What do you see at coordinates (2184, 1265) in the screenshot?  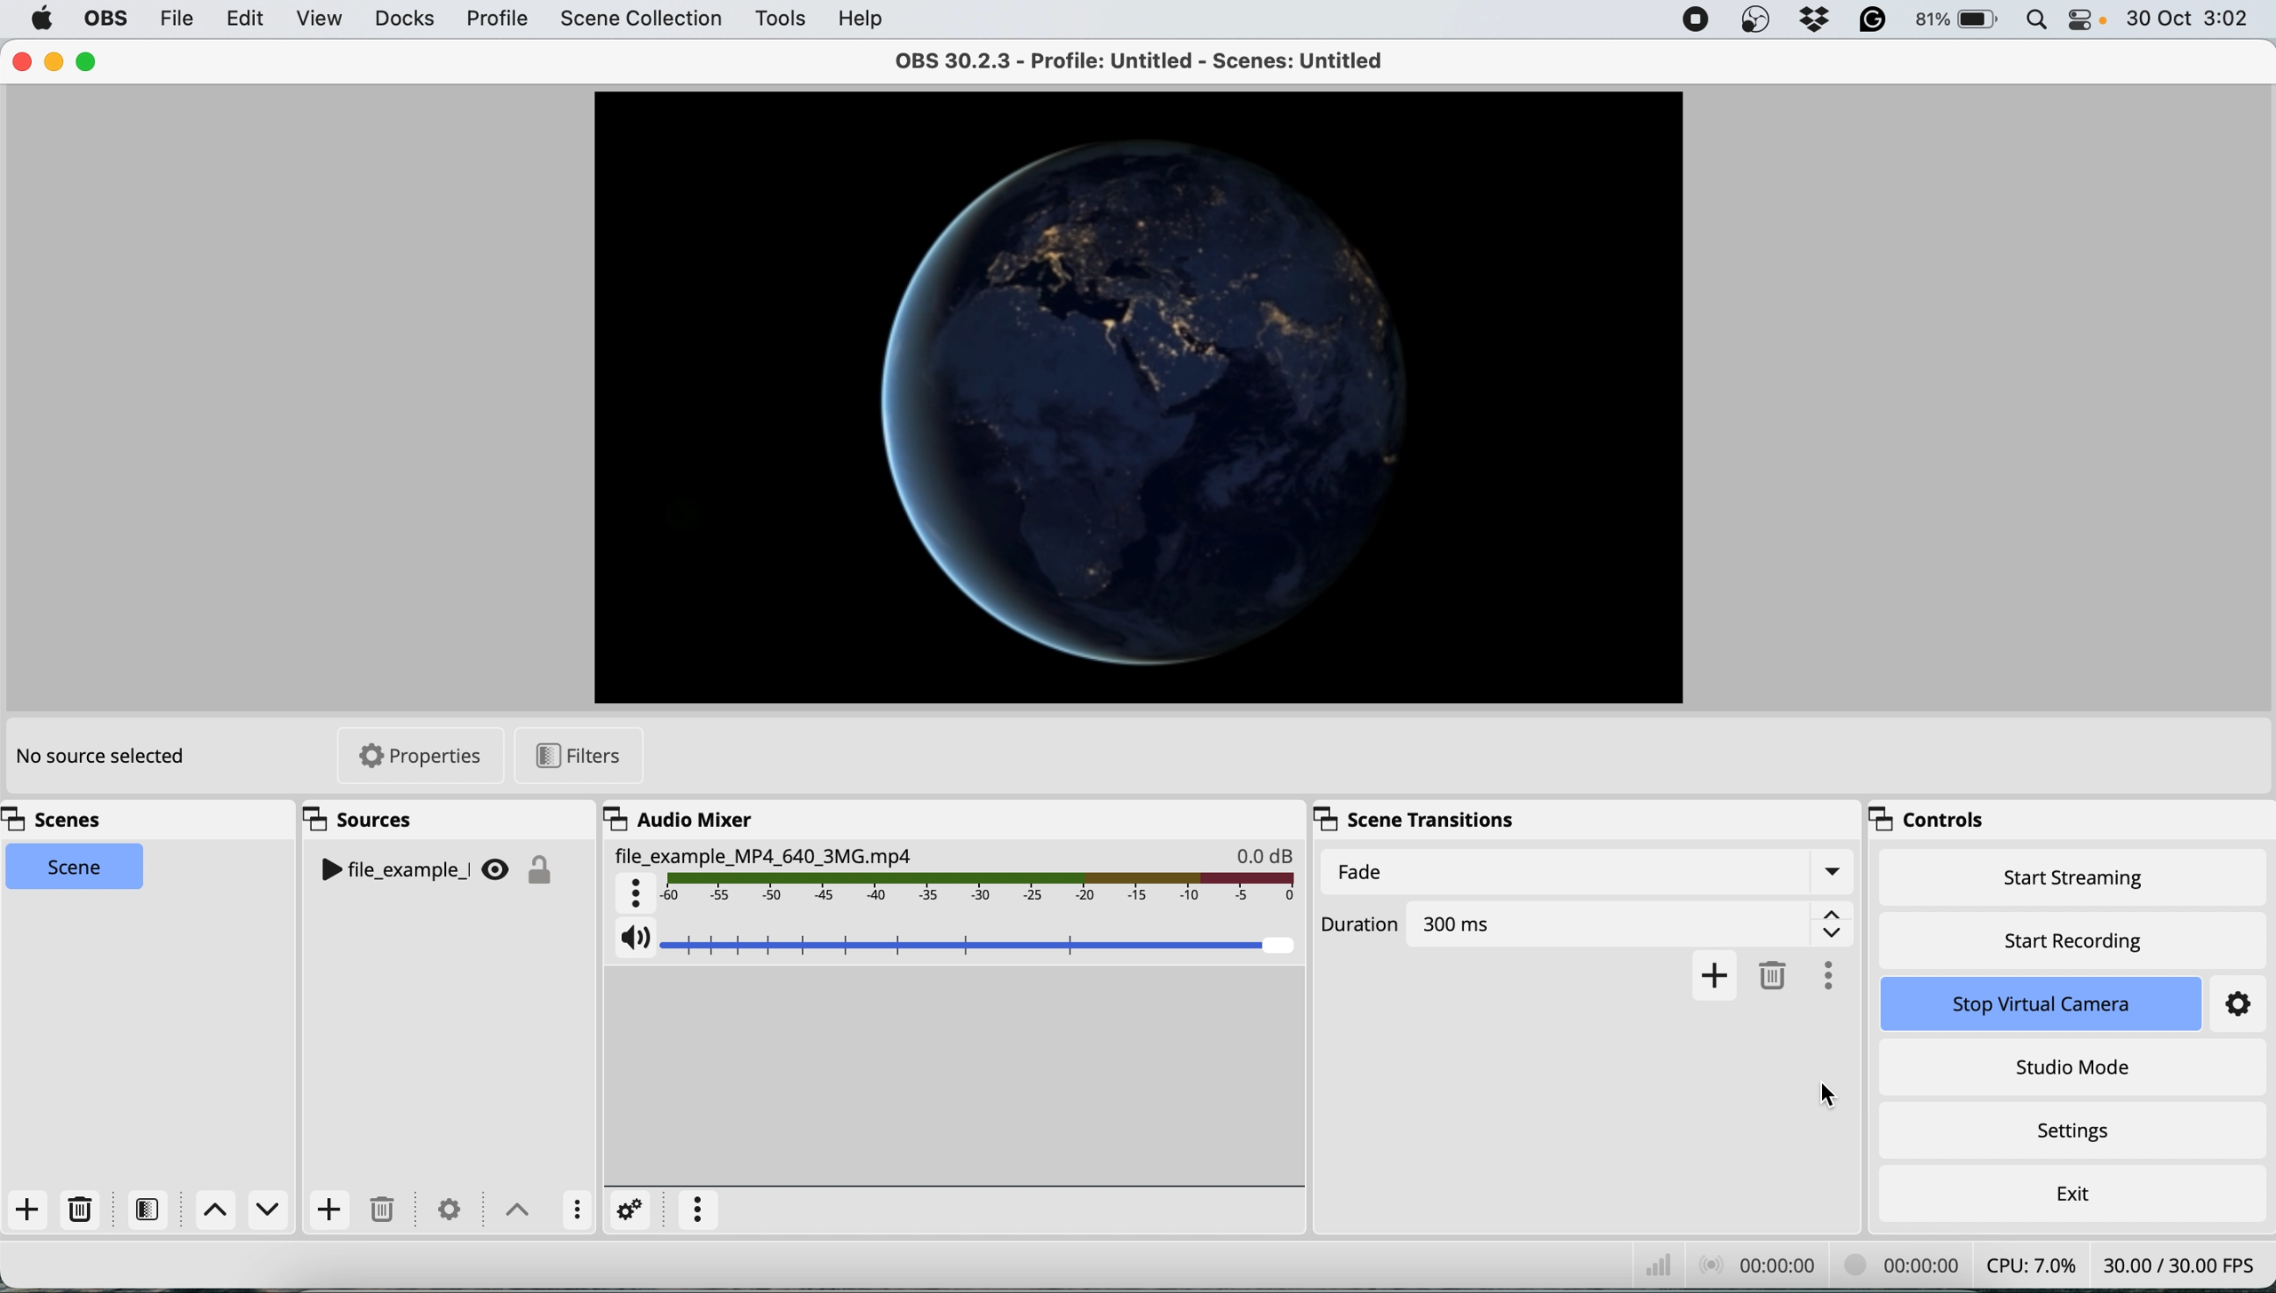 I see `frames per second` at bounding box center [2184, 1265].